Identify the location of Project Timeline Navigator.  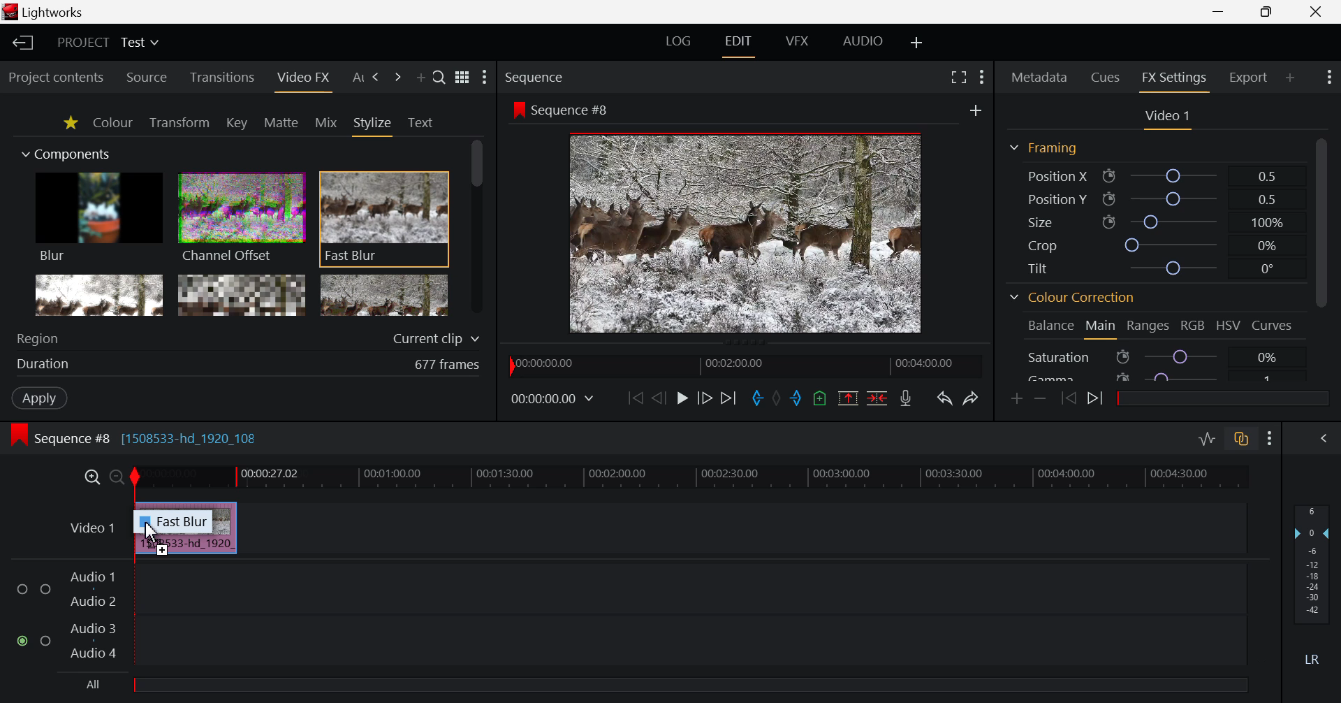
(742, 365).